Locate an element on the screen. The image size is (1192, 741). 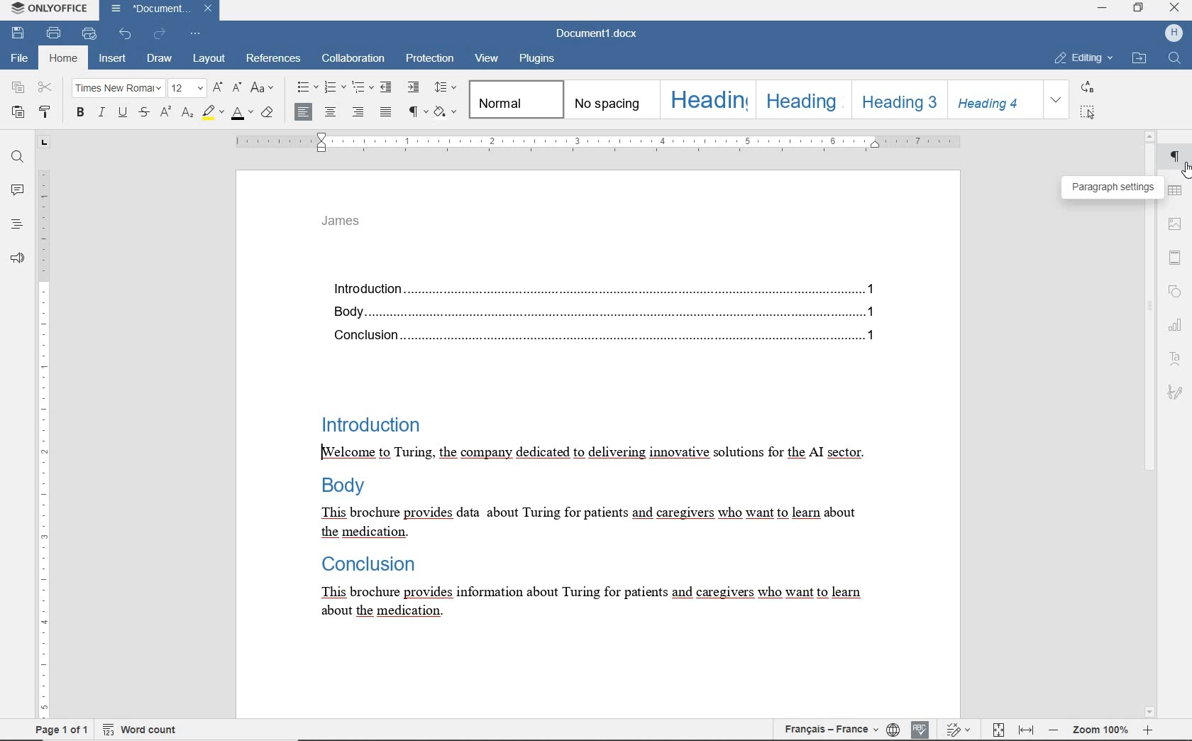
find is located at coordinates (18, 155).